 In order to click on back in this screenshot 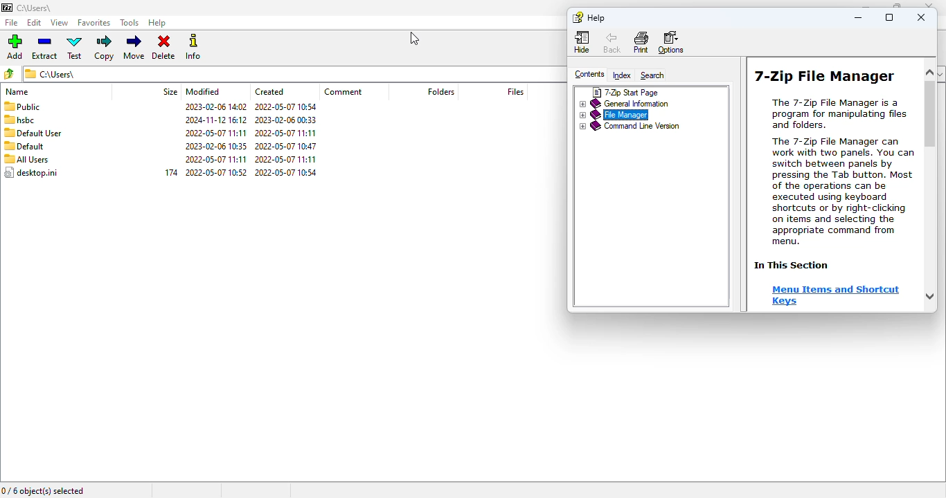, I will do `click(612, 41)`.